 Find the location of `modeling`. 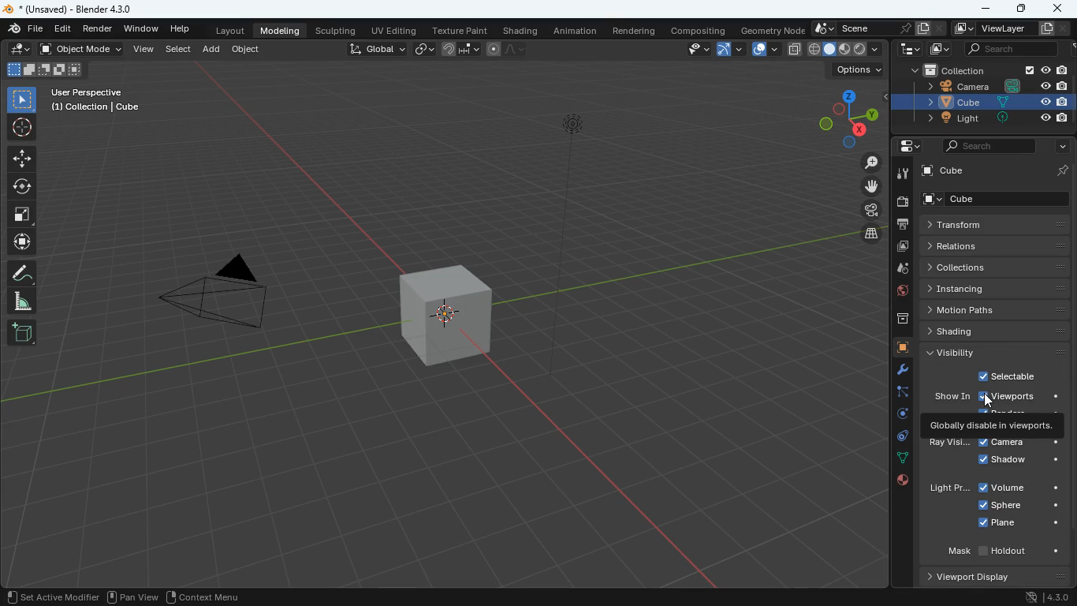

modeling is located at coordinates (281, 30).